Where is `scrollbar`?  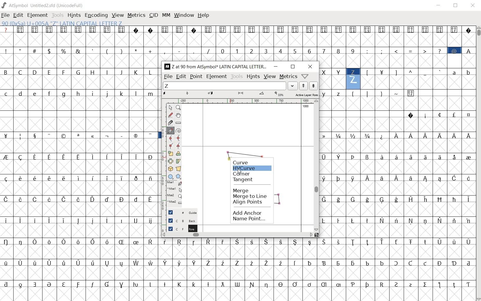 scrollbar is located at coordinates (478, 163).